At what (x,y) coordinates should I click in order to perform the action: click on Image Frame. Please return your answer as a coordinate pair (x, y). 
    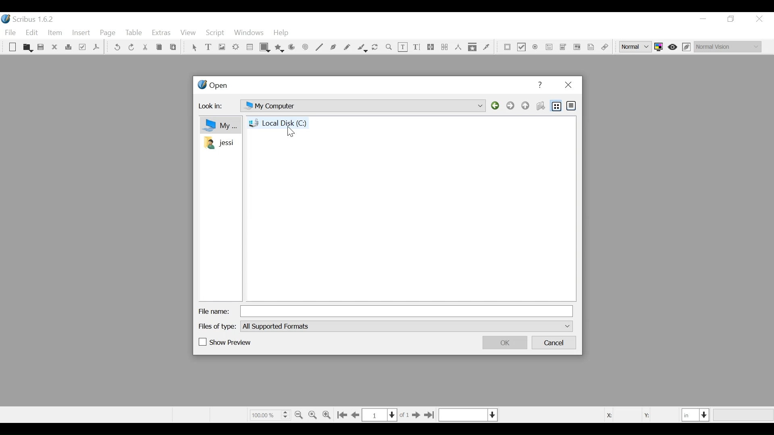
    Looking at the image, I should click on (221, 48).